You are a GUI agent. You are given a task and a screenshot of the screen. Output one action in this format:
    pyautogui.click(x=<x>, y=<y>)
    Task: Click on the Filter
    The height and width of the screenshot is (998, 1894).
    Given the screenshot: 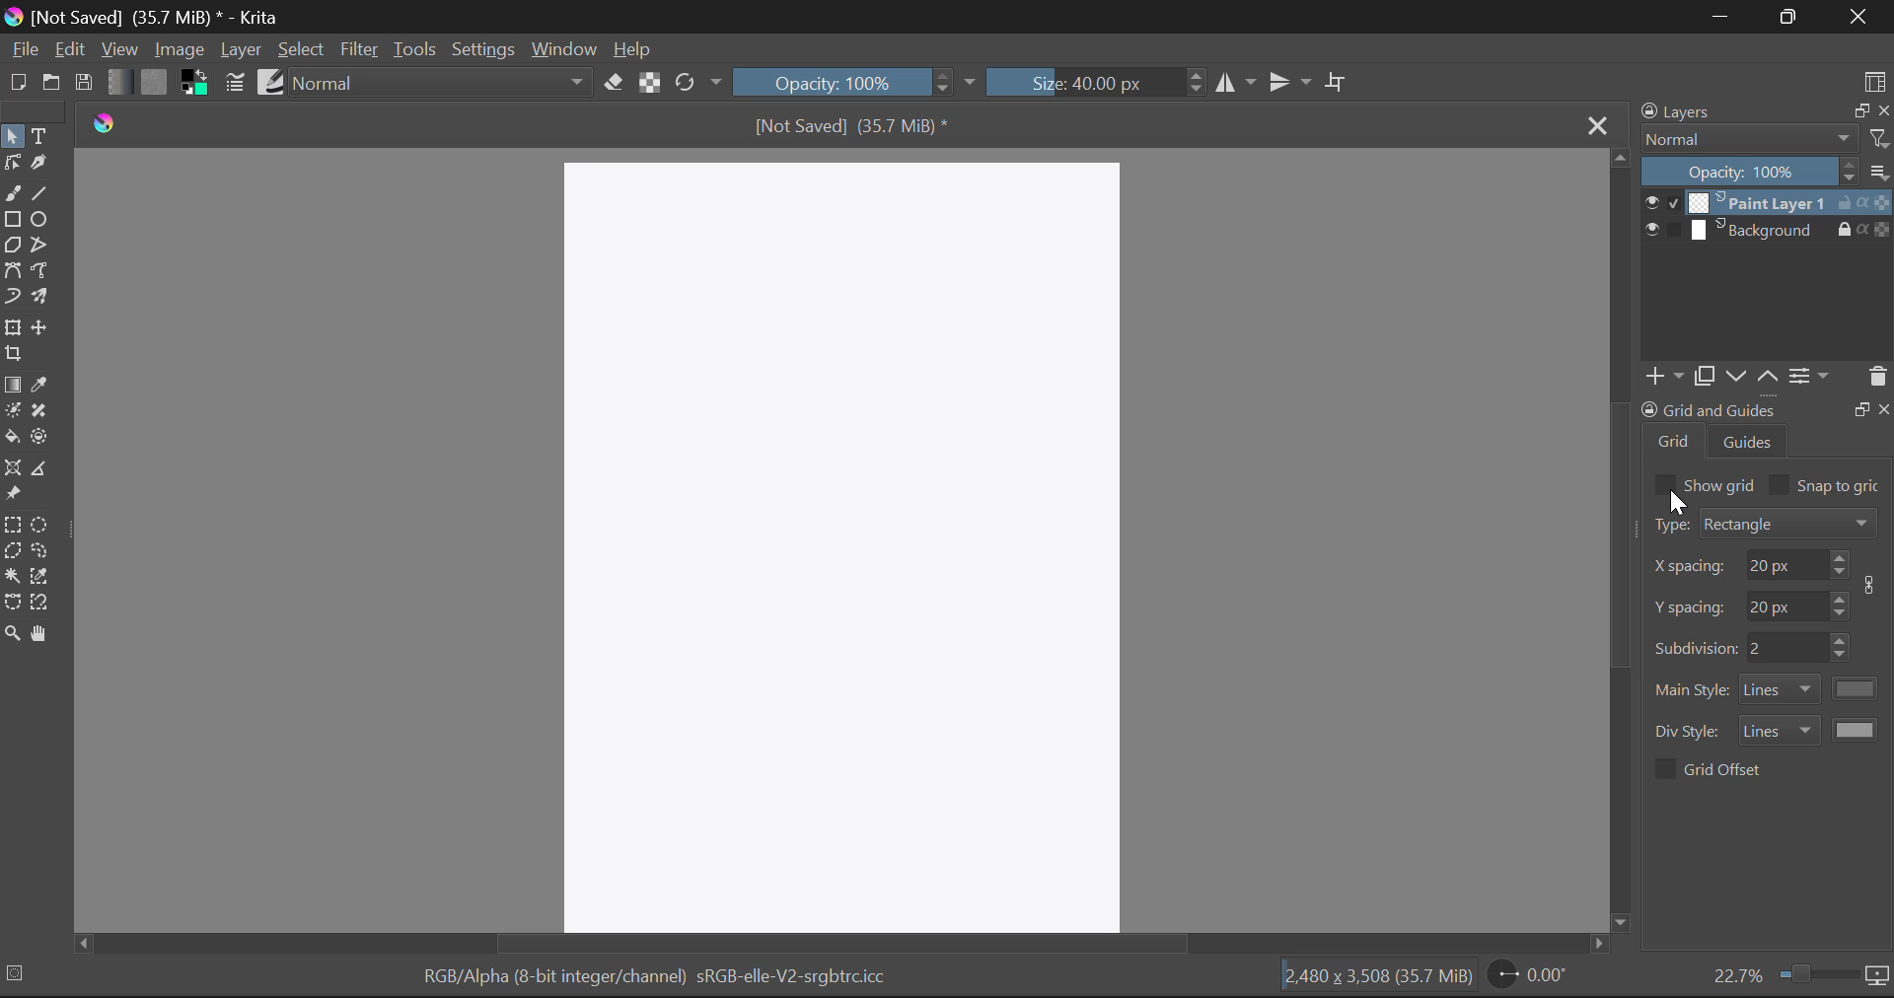 What is the action you would take?
    pyautogui.click(x=359, y=51)
    